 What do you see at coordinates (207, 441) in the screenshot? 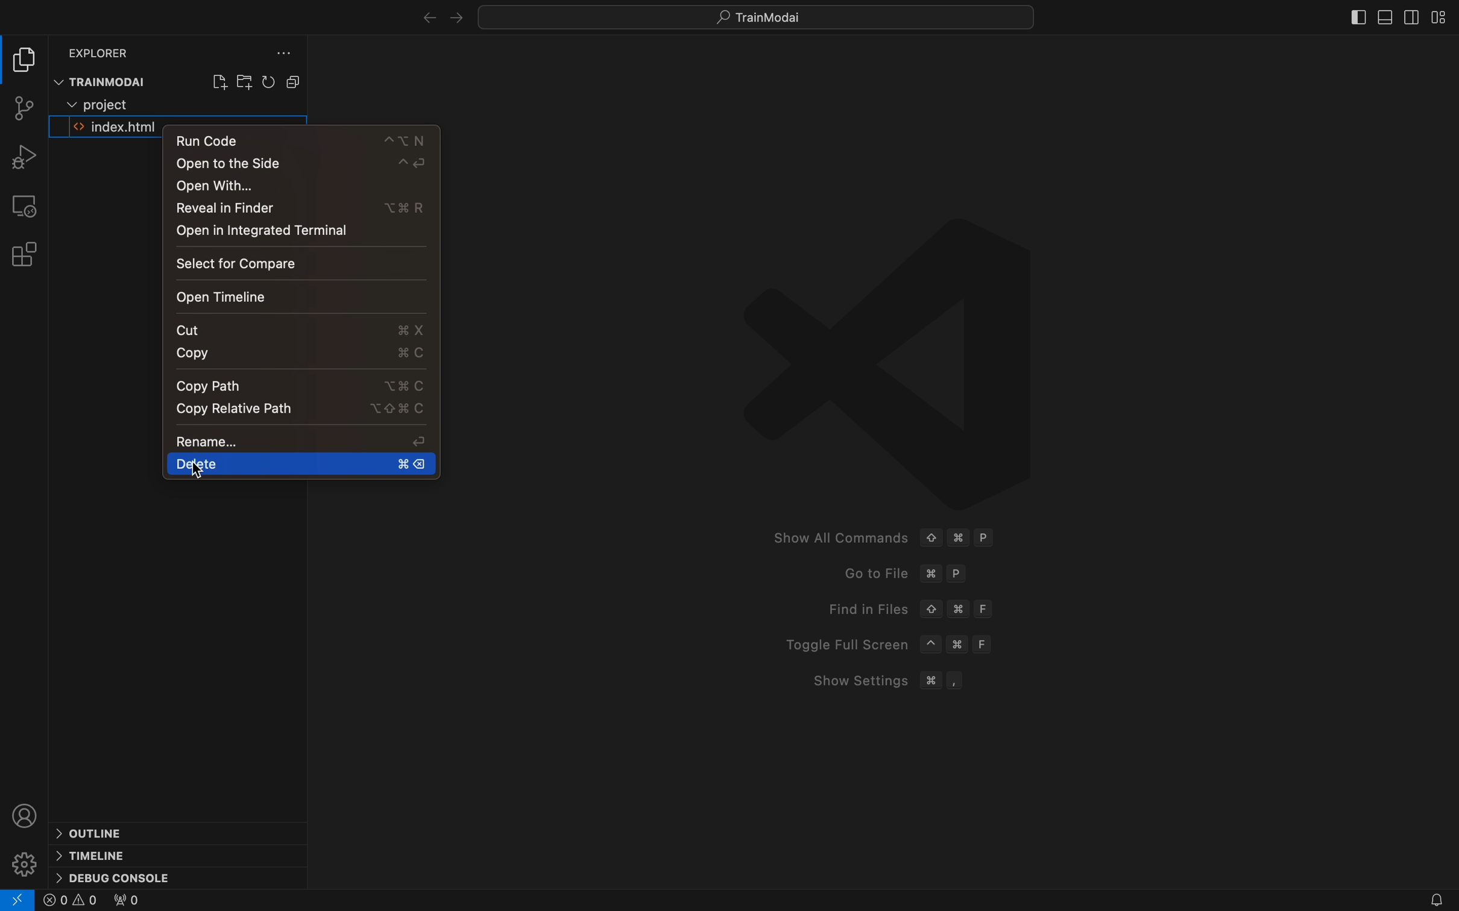
I see `Rename` at bounding box center [207, 441].